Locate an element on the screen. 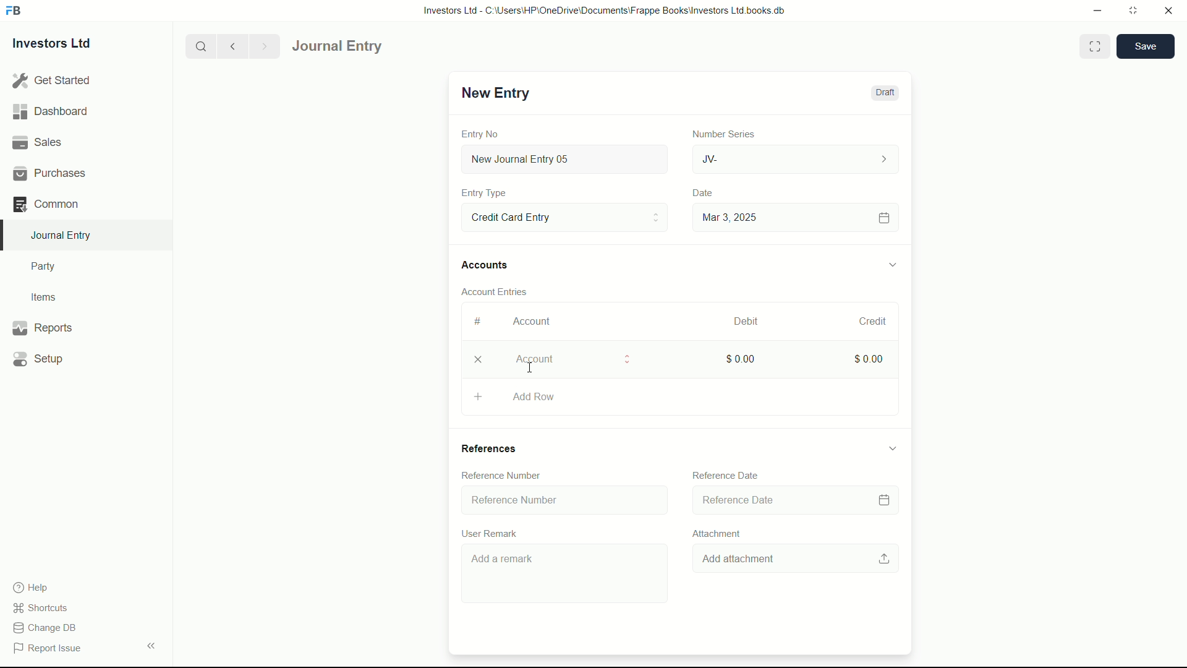  Accounts is located at coordinates (487, 265).